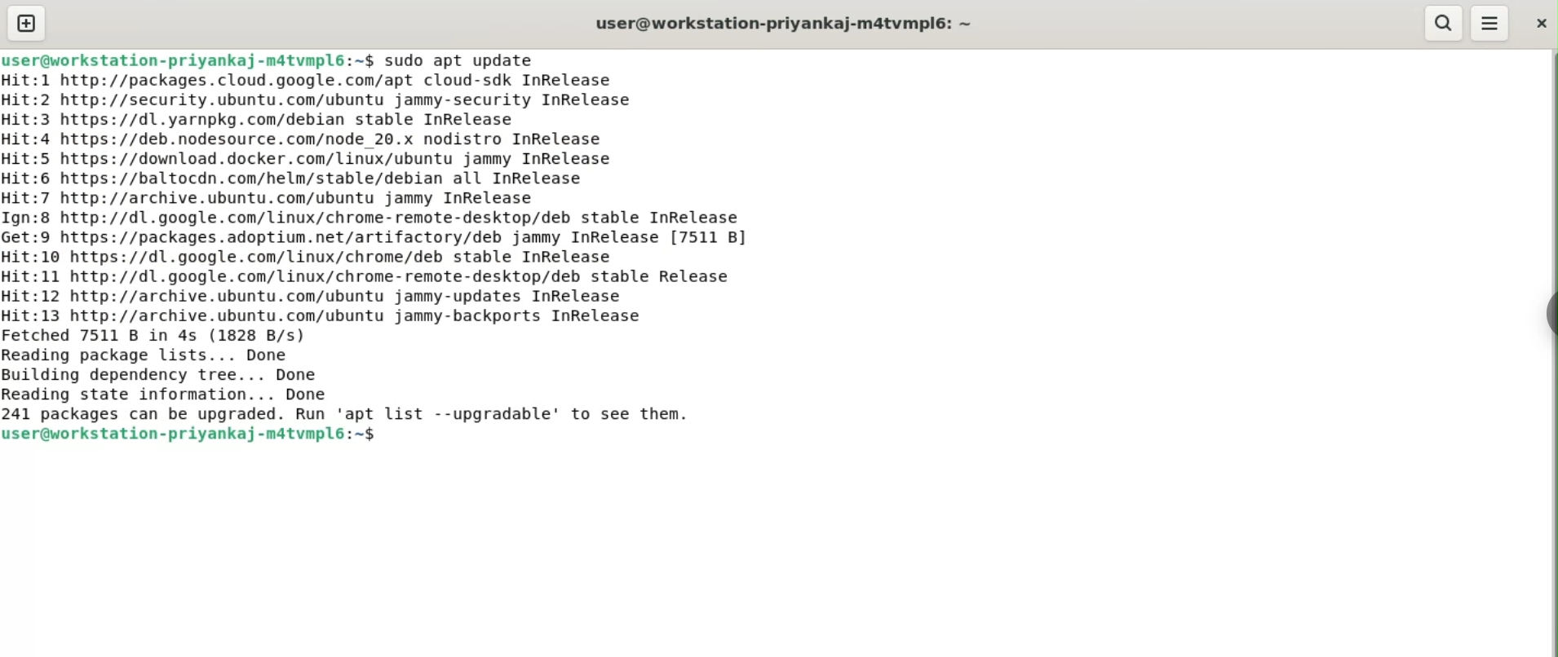 This screenshot has width=1558, height=657. I want to click on sudo apt update, so click(459, 60).